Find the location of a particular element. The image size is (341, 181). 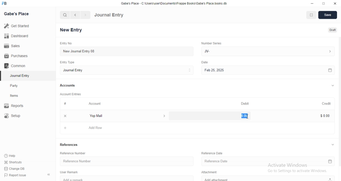

Purchases is located at coordinates (15, 56).